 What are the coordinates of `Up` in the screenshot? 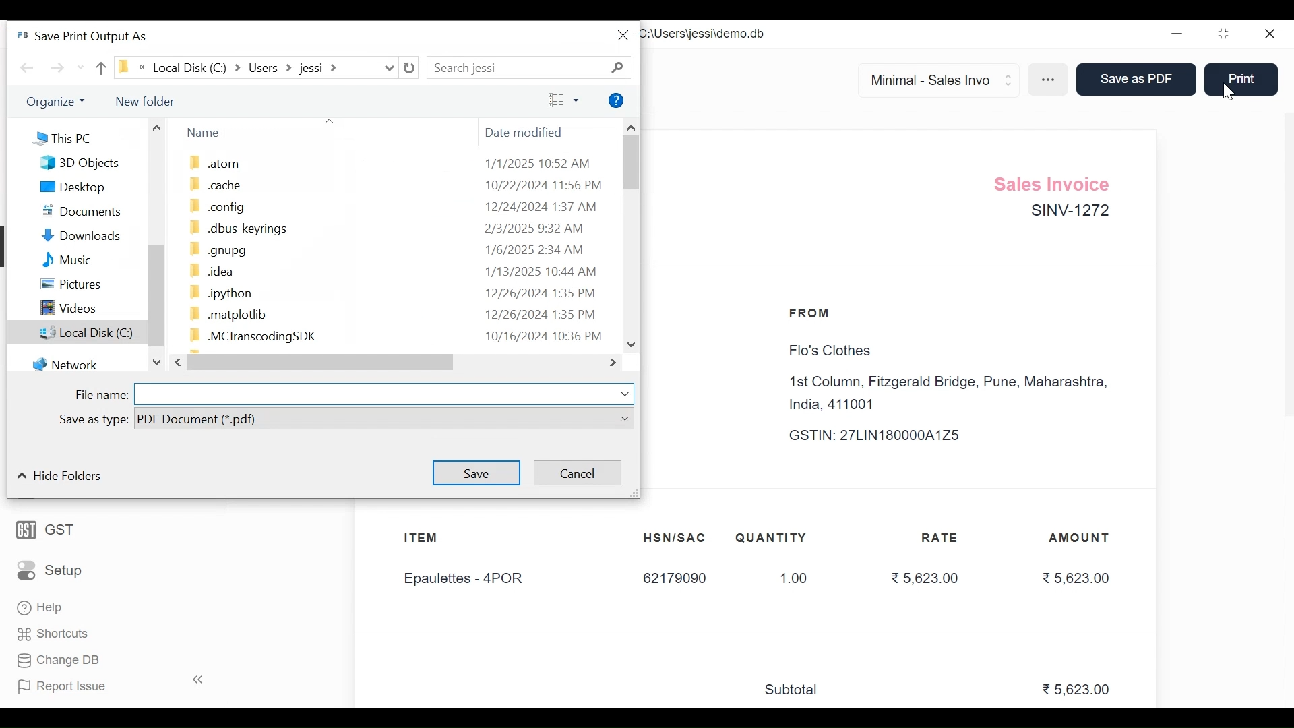 It's located at (99, 68).